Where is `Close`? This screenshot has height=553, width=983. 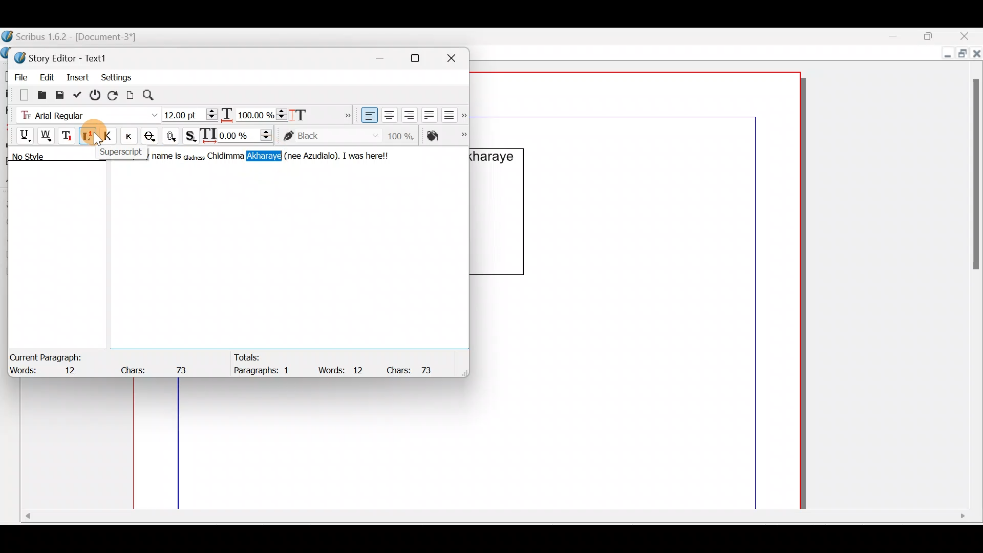
Close is located at coordinates (968, 36).